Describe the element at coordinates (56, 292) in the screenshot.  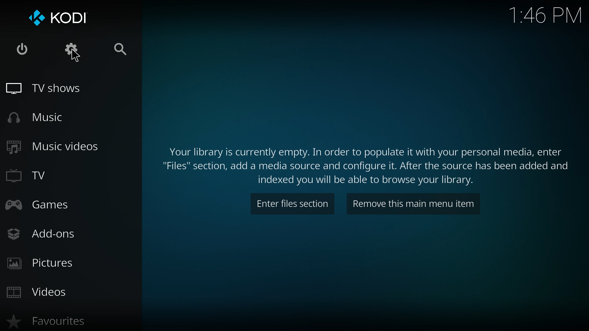
I see `videos` at that location.